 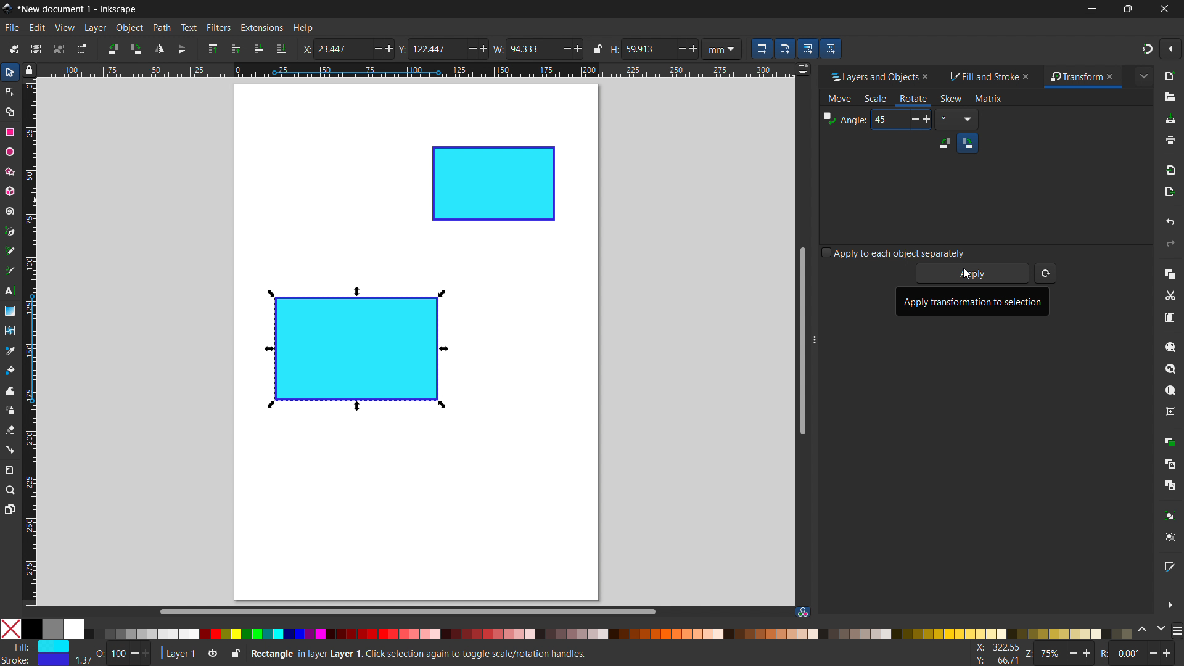 I want to click on new, so click(x=1171, y=76).